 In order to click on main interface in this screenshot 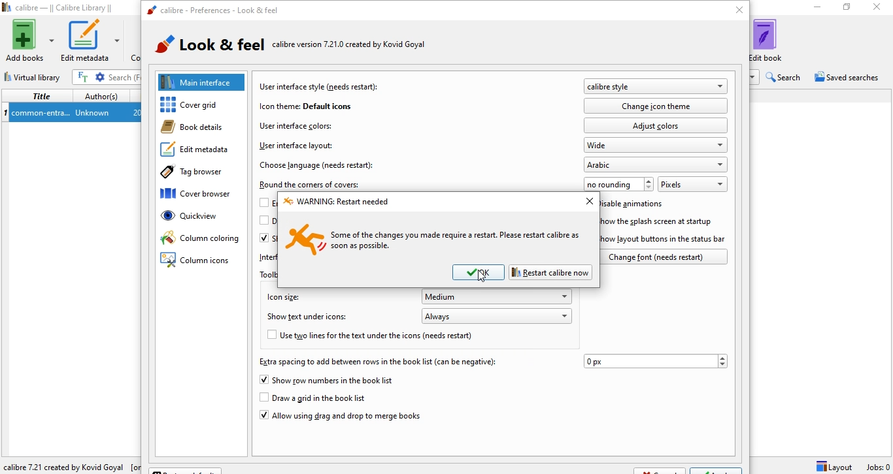, I will do `click(203, 82)`.